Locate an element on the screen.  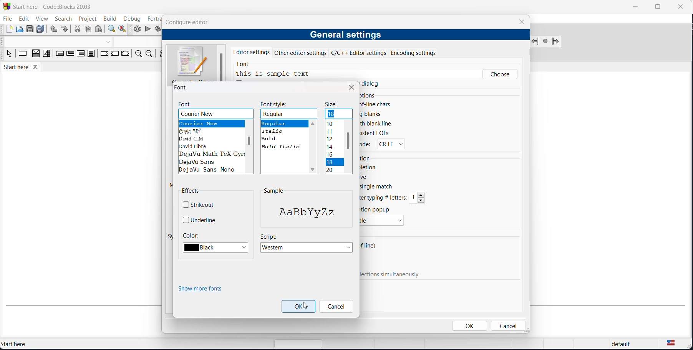
default is located at coordinates (619, 345).